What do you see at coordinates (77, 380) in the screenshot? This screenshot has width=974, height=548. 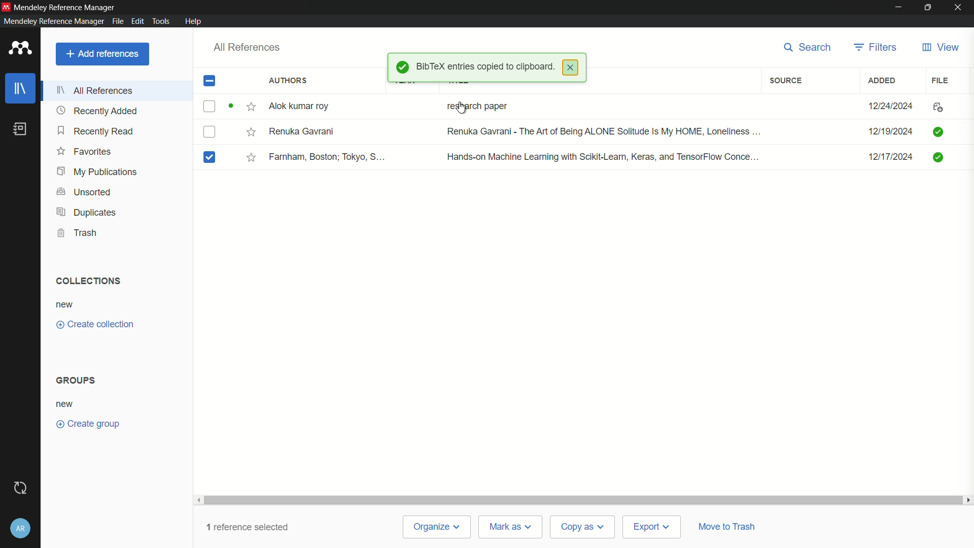 I see `groups` at bounding box center [77, 380].